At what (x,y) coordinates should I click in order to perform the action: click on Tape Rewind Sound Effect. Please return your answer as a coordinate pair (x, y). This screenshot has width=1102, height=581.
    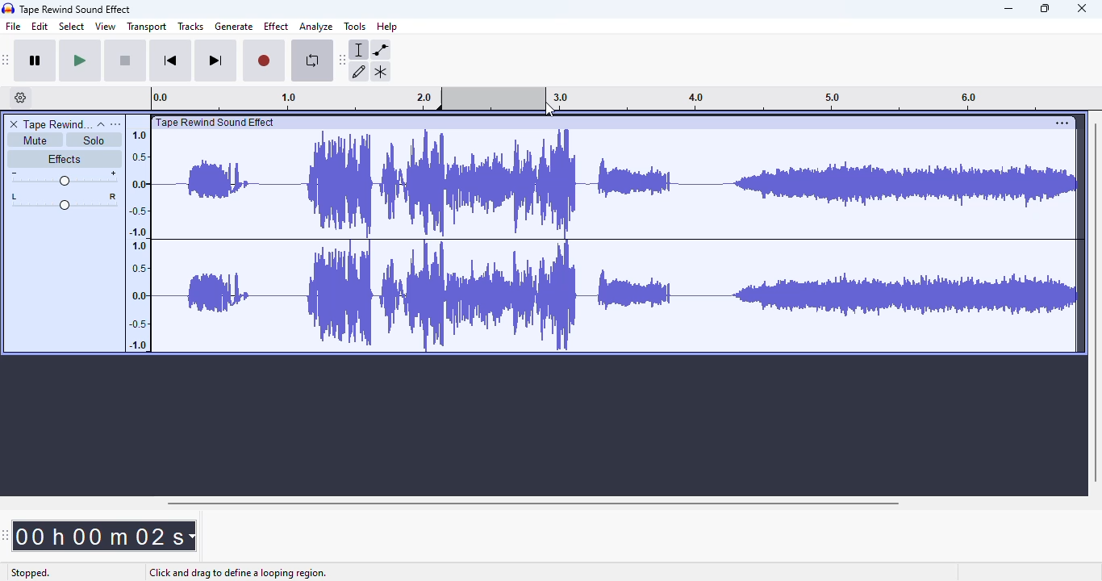
    Looking at the image, I should click on (81, 9).